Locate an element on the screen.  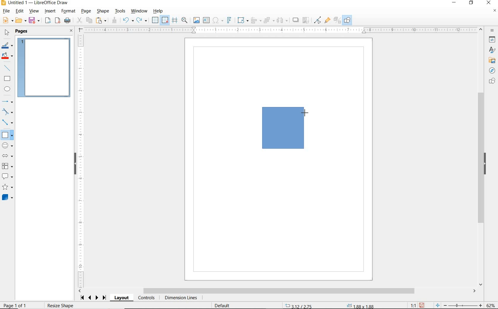
PRINT is located at coordinates (68, 21).